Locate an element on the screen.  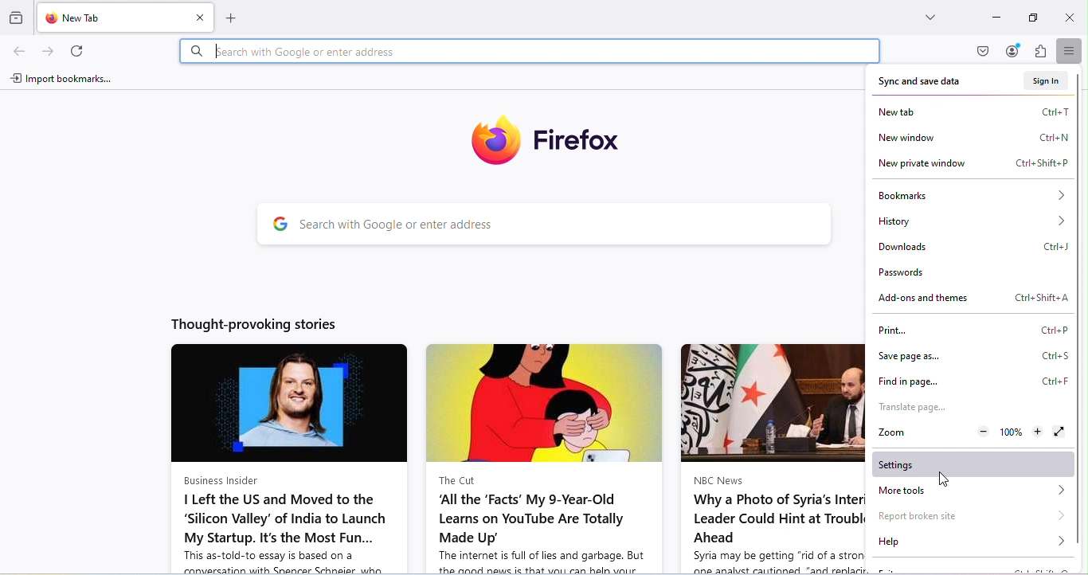
New window is located at coordinates (971, 137).